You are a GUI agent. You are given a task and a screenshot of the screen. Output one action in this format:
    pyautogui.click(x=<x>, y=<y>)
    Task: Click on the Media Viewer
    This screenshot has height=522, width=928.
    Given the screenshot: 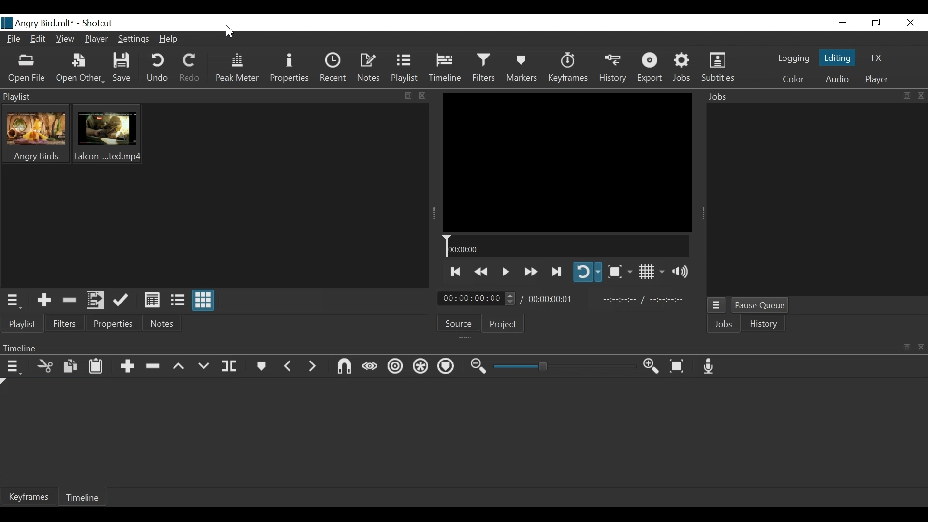 What is the action you would take?
    pyautogui.click(x=567, y=162)
    